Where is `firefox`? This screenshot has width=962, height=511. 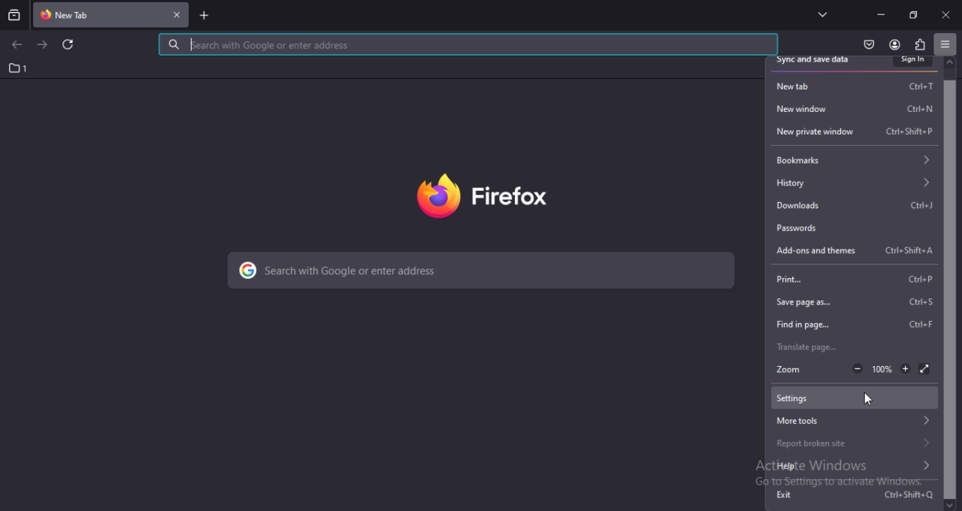 firefox is located at coordinates (490, 198).